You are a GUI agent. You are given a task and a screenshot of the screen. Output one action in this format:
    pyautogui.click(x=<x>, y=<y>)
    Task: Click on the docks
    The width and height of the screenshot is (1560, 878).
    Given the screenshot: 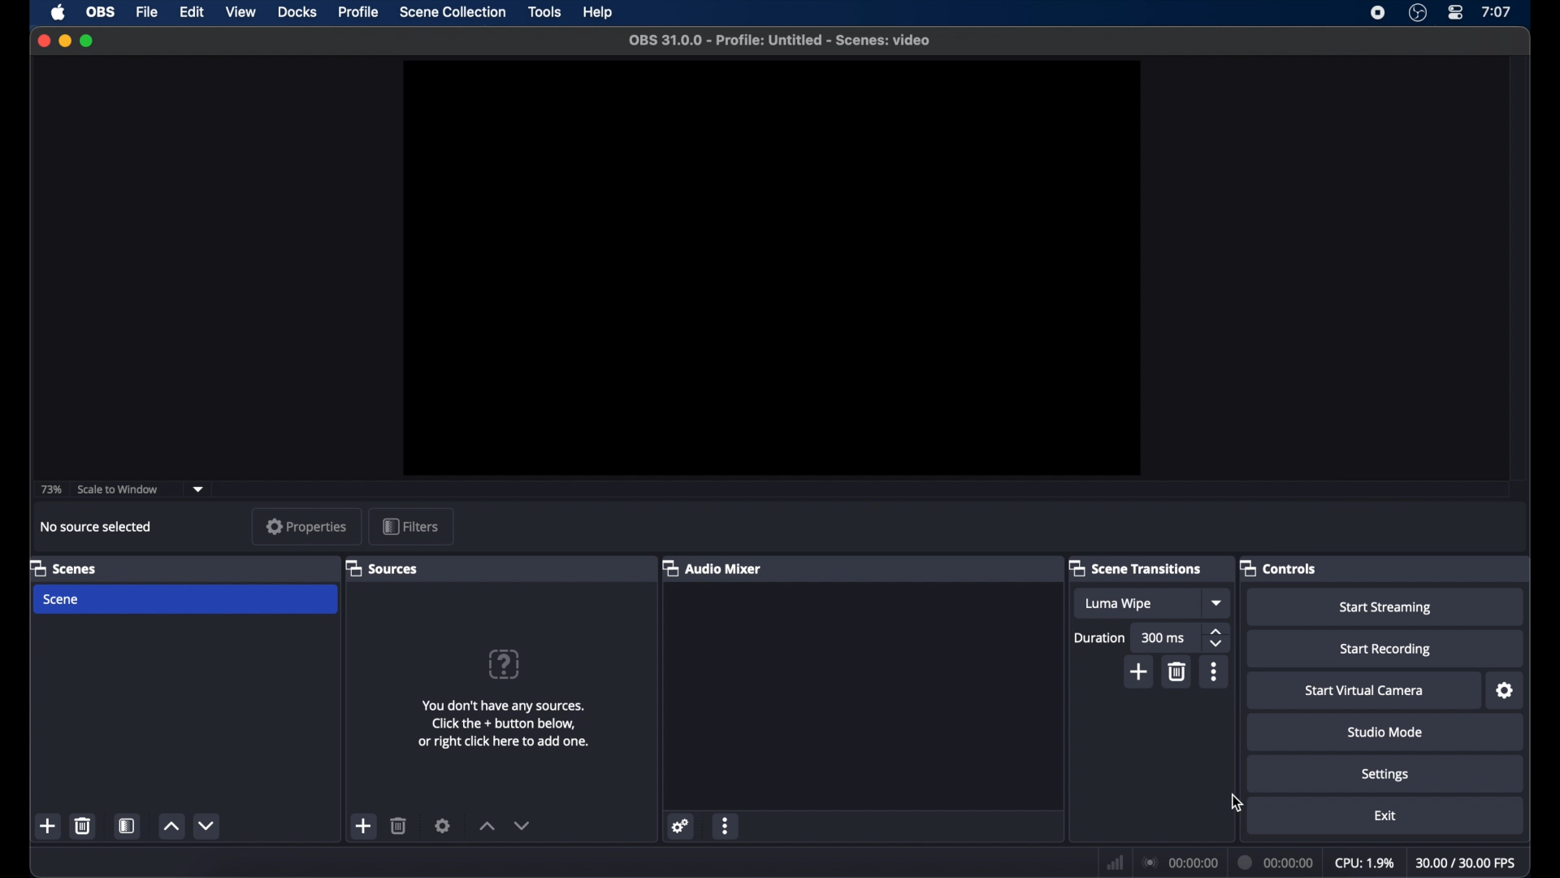 What is the action you would take?
    pyautogui.click(x=297, y=12)
    